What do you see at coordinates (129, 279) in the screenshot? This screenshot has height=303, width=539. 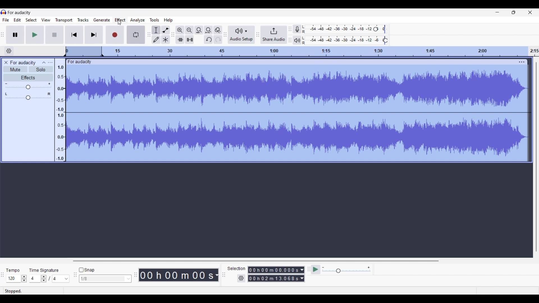 I see `Snap option` at bounding box center [129, 279].